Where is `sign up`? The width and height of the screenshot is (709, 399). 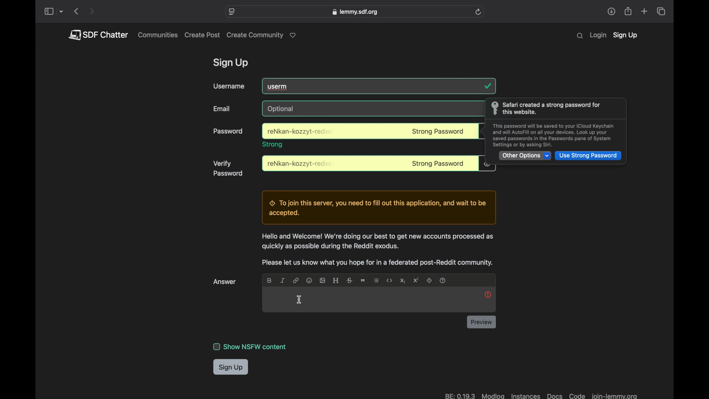
sign up is located at coordinates (231, 368).